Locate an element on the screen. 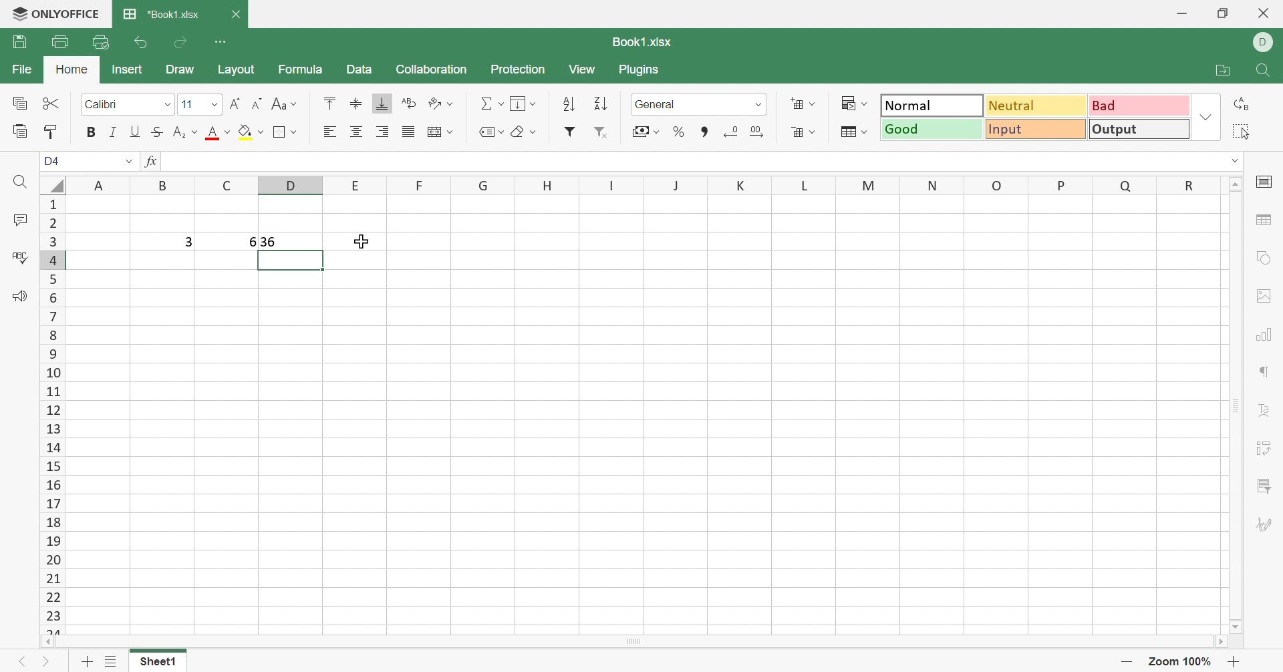 This screenshot has height=672, width=1283. Sort ascending is located at coordinates (570, 106).